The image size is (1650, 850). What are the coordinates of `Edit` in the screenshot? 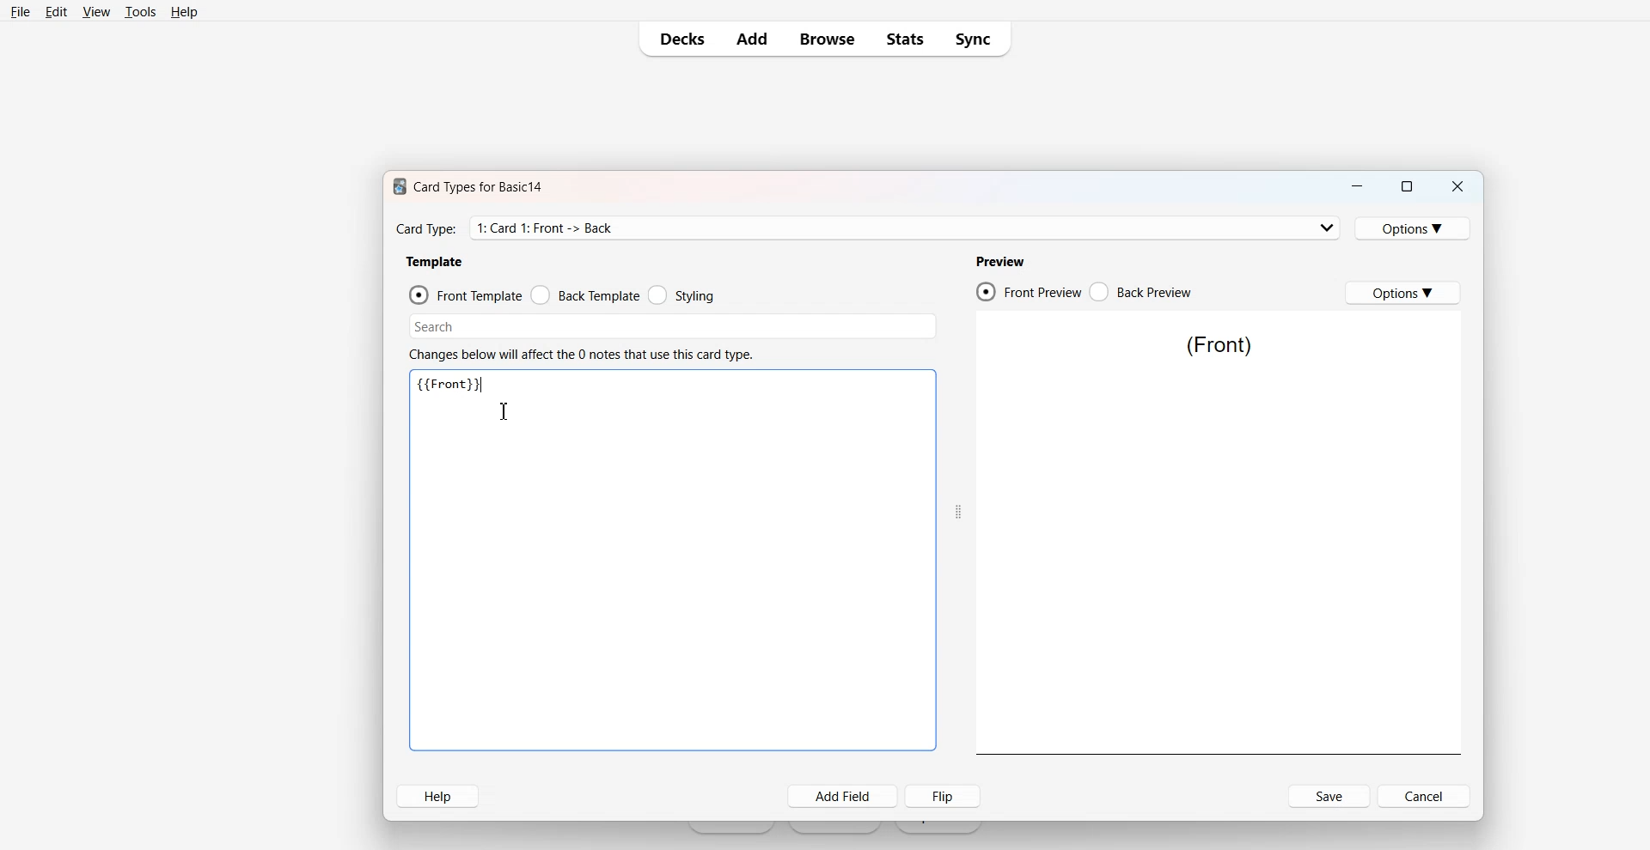 It's located at (56, 12).